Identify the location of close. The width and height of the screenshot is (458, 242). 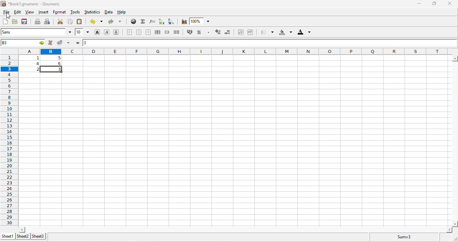
(449, 4).